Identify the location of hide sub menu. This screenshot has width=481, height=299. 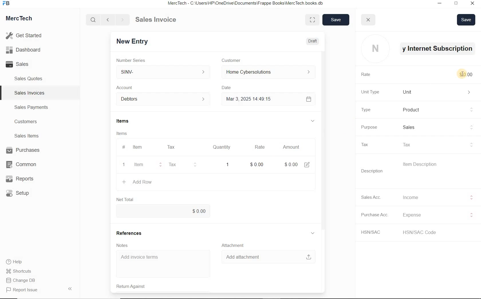
(312, 121).